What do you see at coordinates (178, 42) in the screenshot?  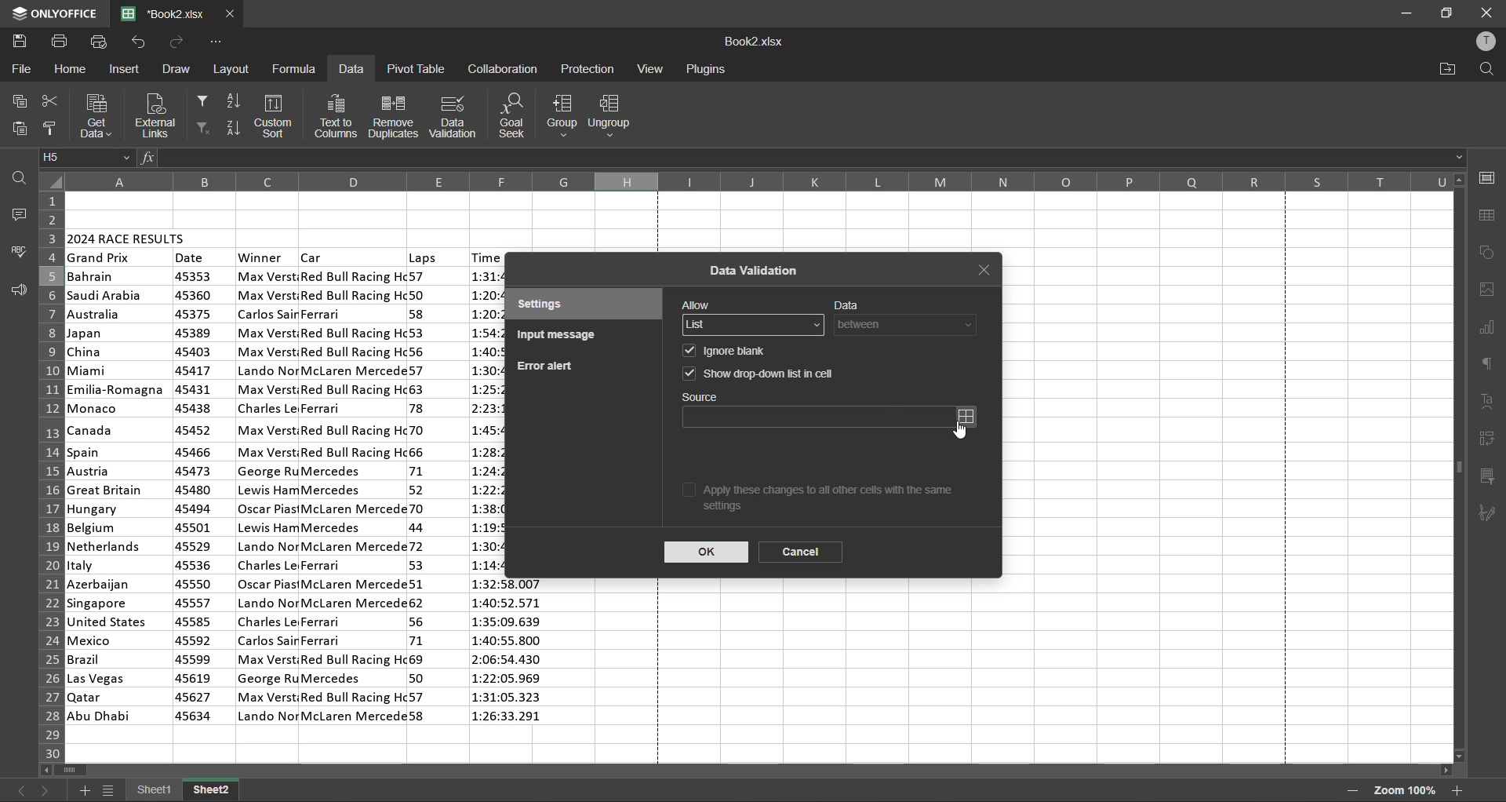 I see `redo` at bounding box center [178, 42].